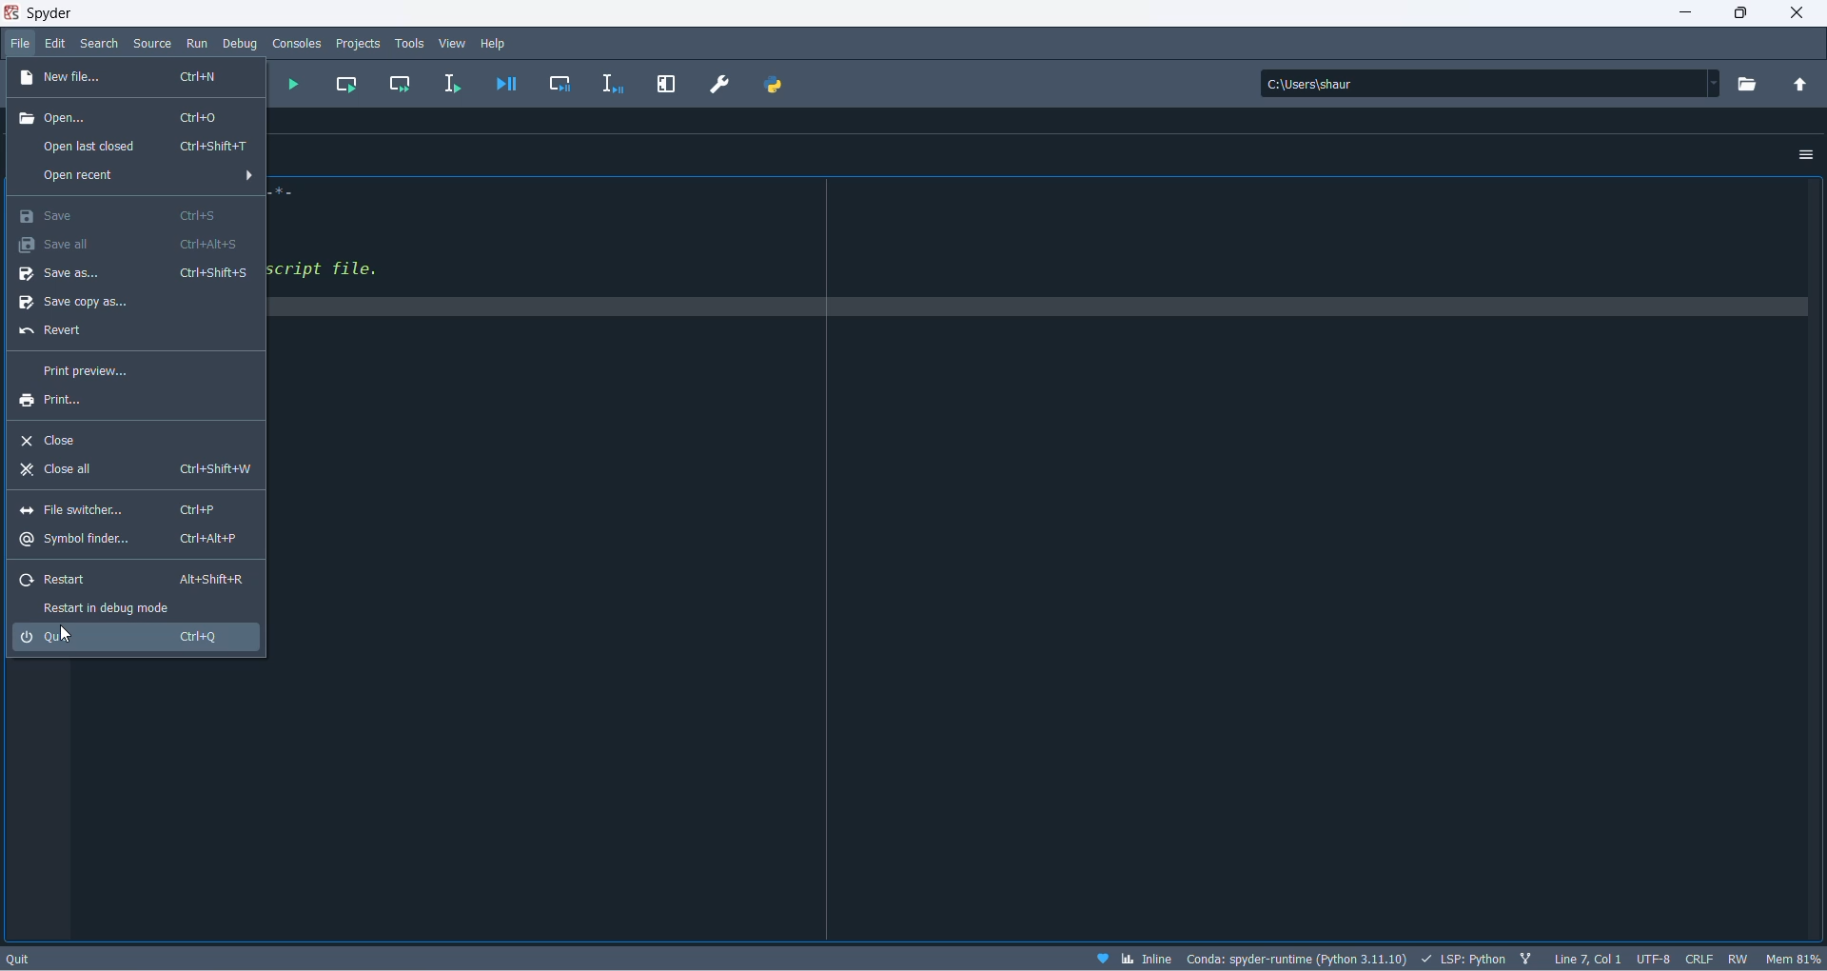 The image size is (1827, 971). Describe the element at coordinates (1801, 81) in the screenshot. I see `parent directory` at that location.